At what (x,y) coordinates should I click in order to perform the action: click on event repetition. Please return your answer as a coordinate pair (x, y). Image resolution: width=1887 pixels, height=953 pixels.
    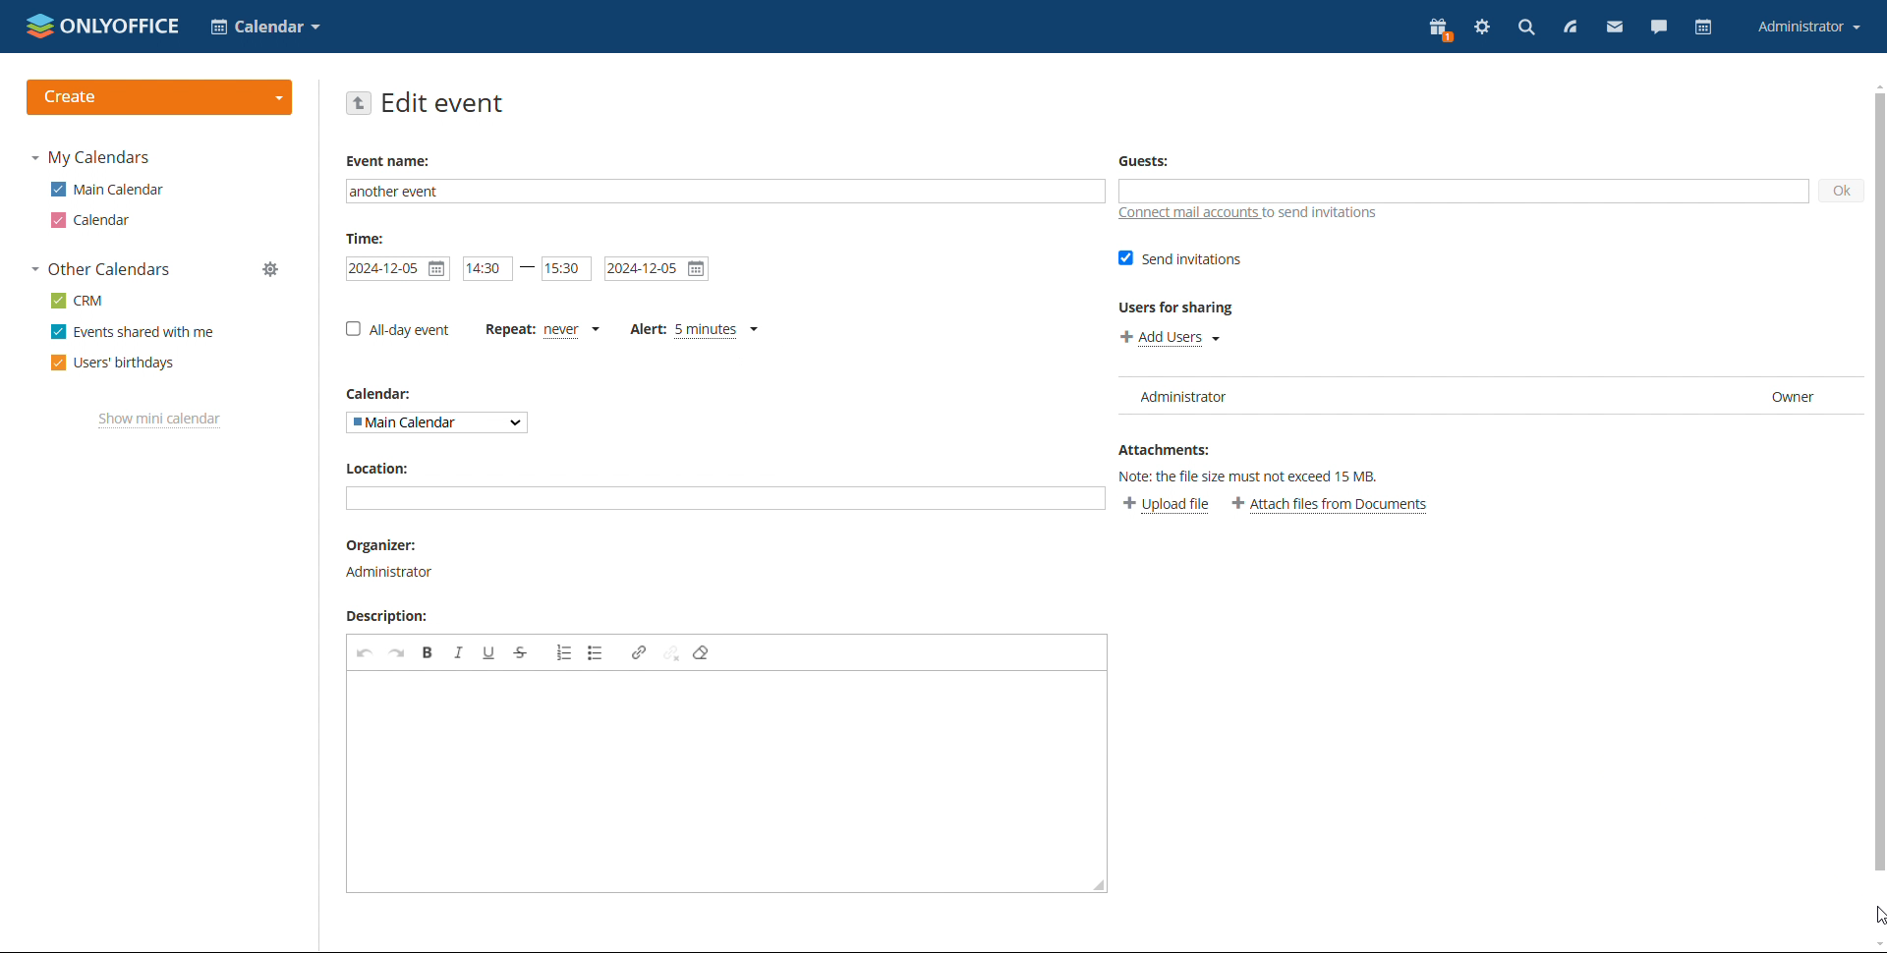
    Looking at the image, I should click on (543, 330).